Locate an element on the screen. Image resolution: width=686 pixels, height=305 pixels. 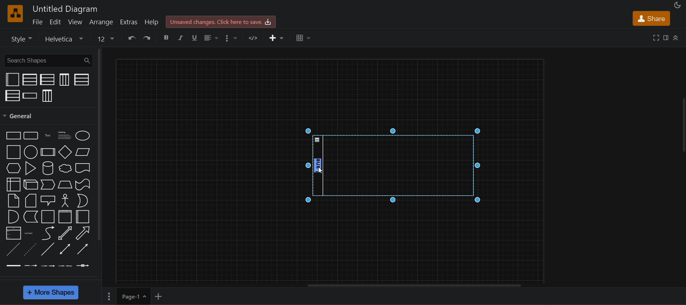
list item is located at coordinates (29, 234).